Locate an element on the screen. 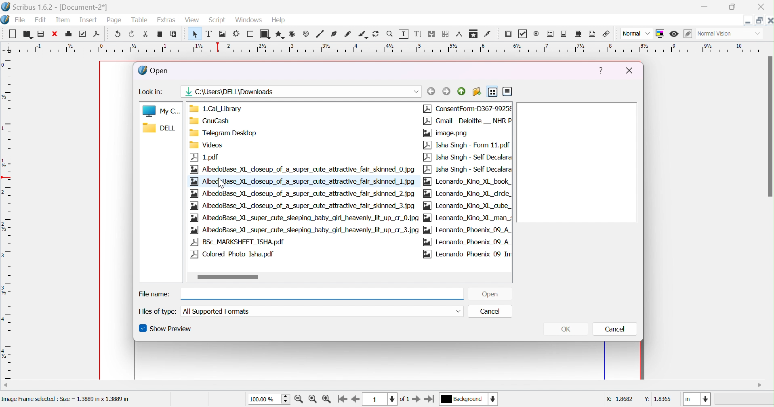  files of types: is located at coordinates (157, 311).